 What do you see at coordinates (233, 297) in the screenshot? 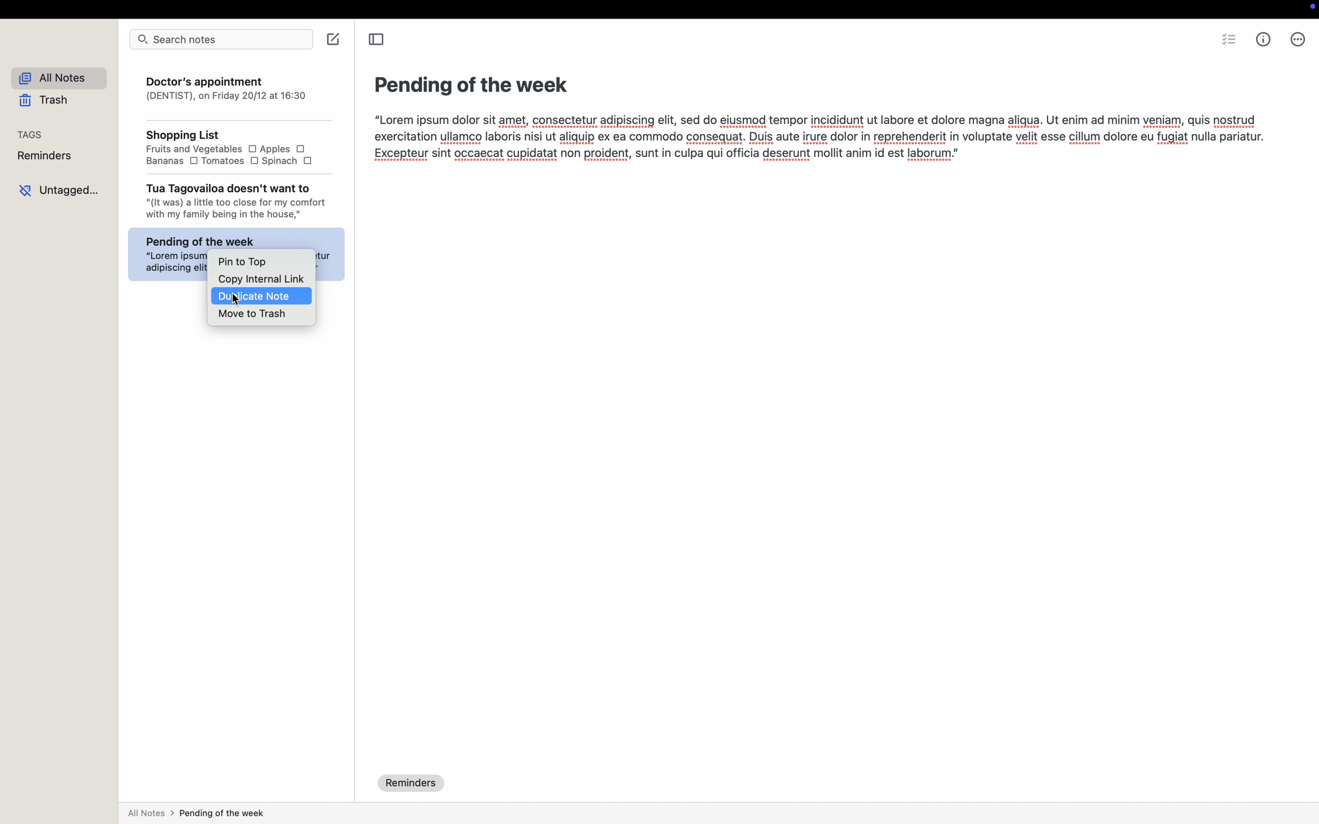
I see `cursor` at bounding box center [233, 297].